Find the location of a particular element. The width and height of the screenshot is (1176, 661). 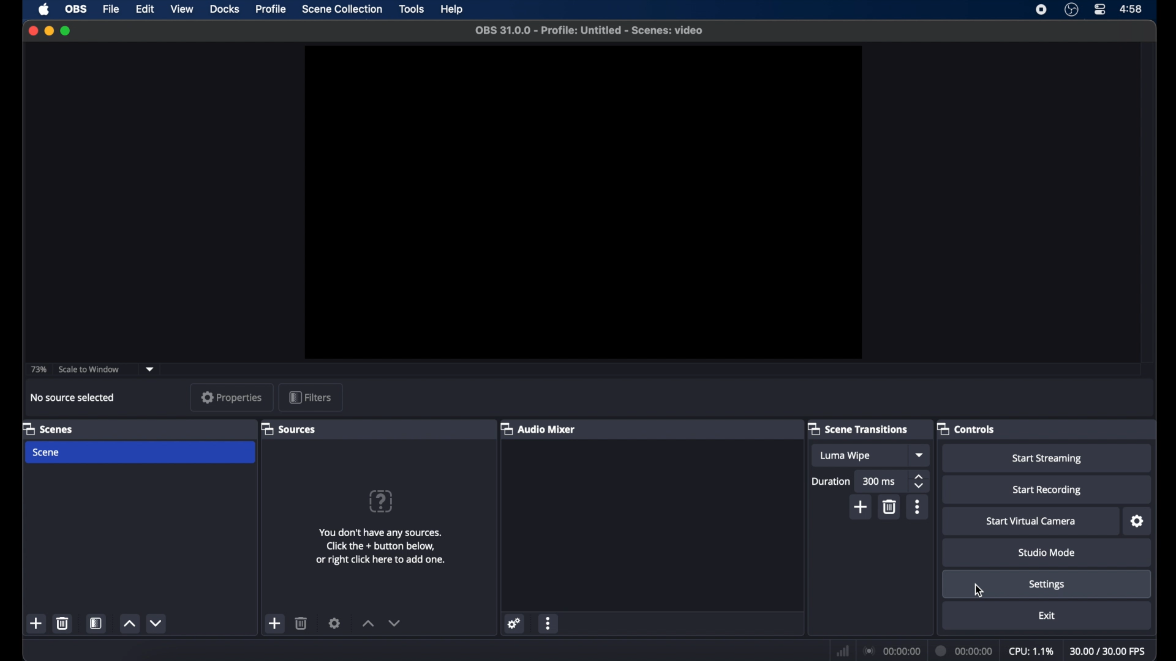

sources is located at coordinates (289, 430).